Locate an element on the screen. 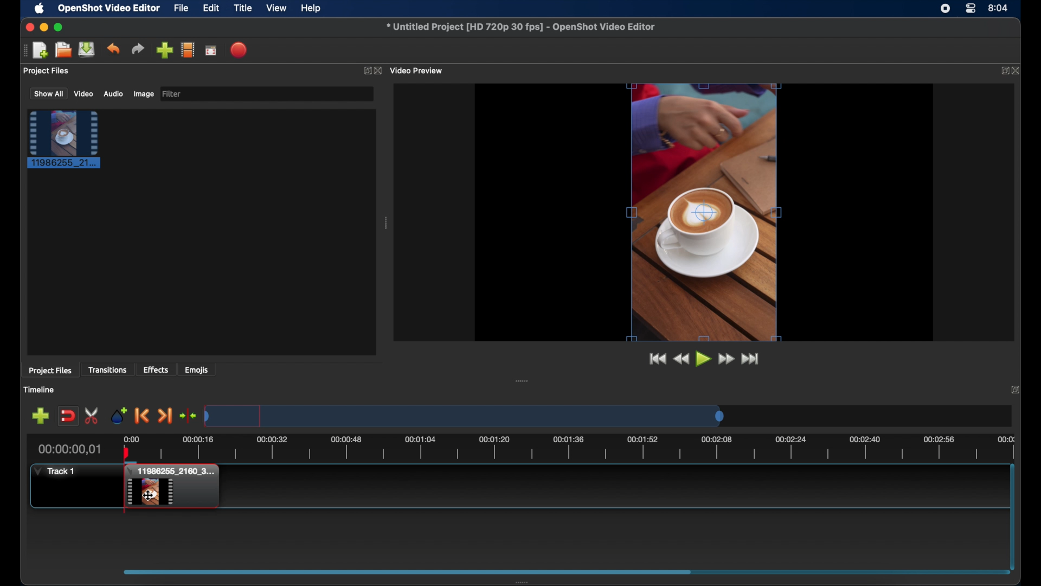  rewind is located at coordinates (682, 359).